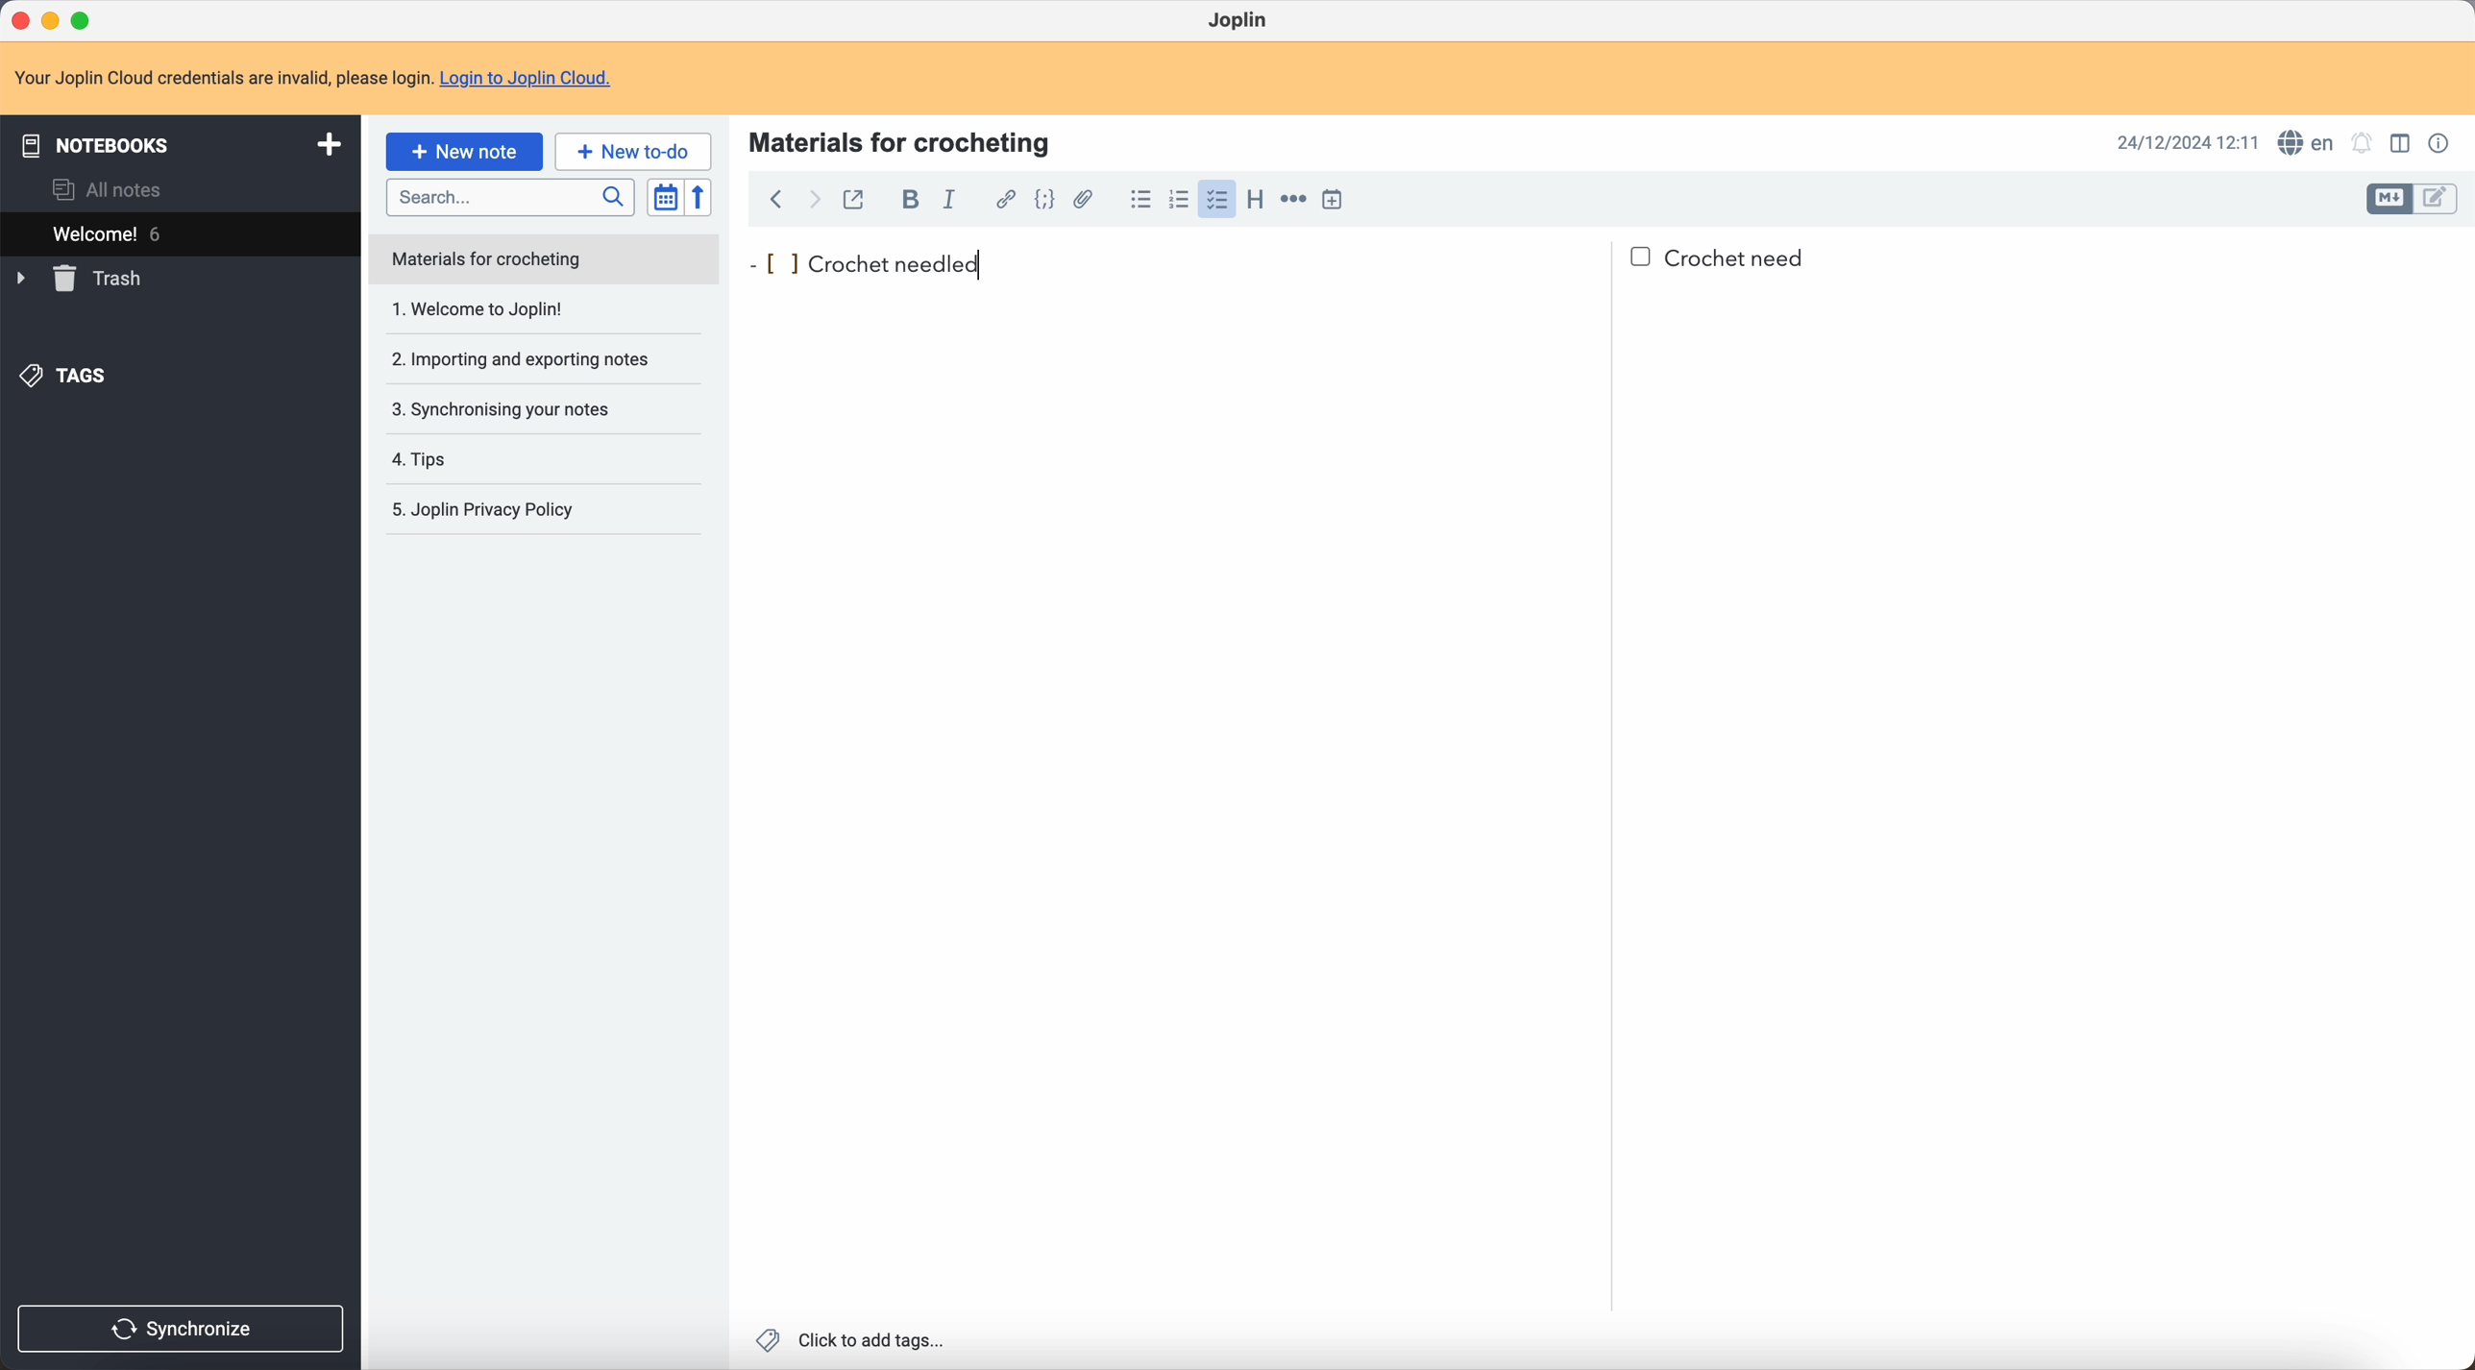 The image size is (2475, 1370). I want to click on italic, so click(953, 199).